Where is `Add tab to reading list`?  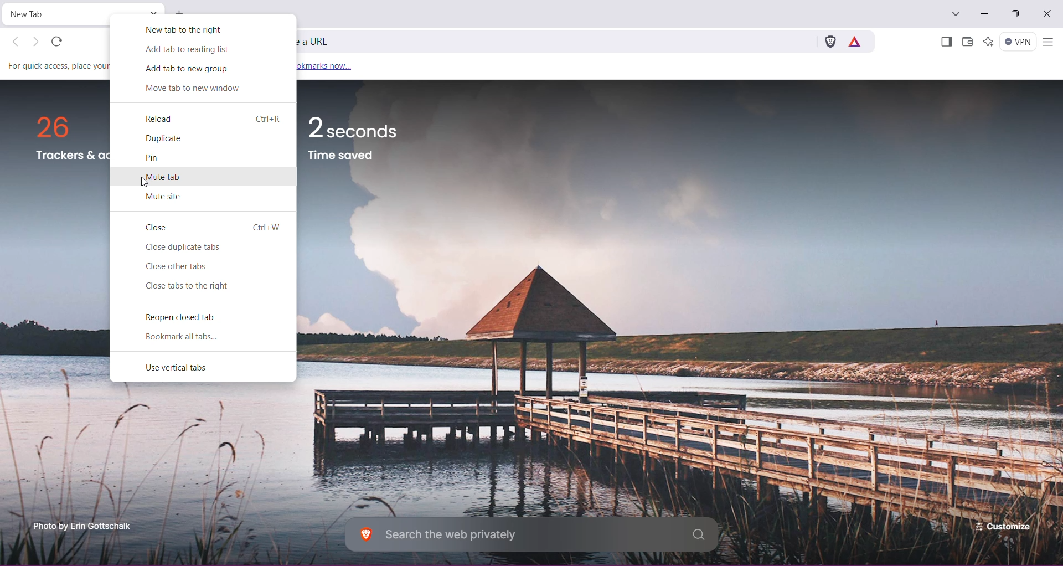 Add tab to reading list is located at coordinates (184, 49).